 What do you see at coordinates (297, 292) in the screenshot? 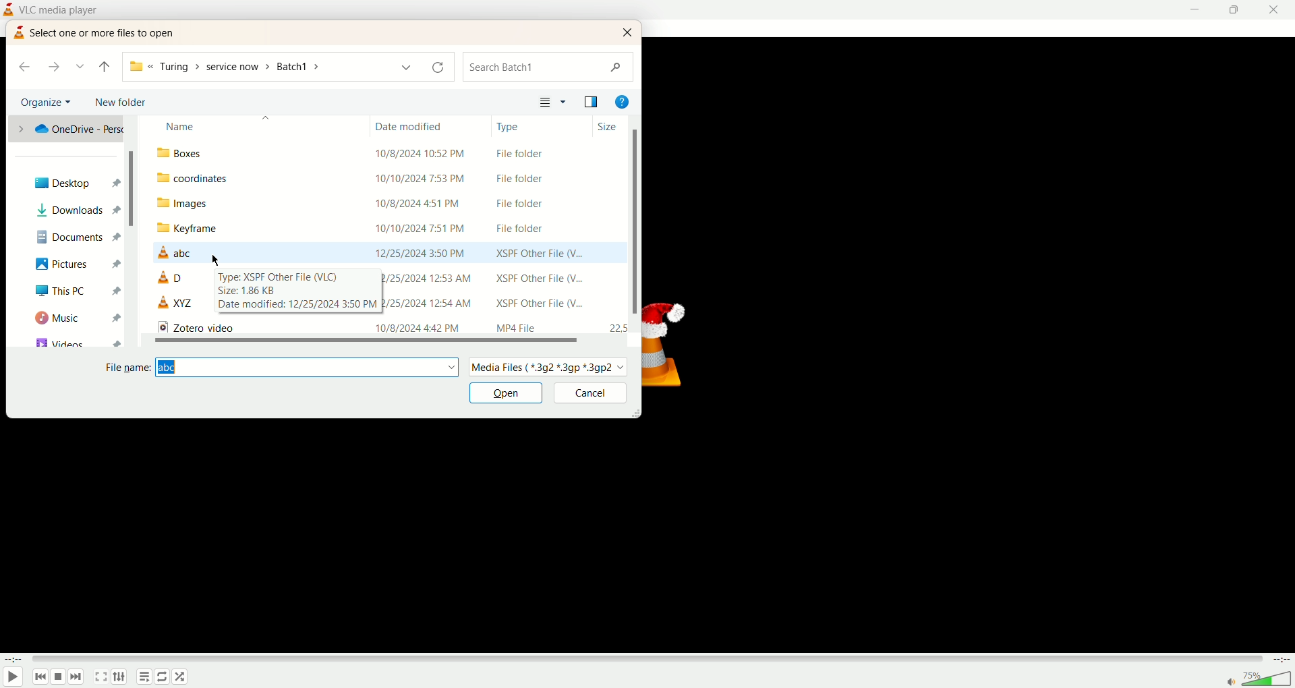
I see `file info ` at bounding box center [297, 292].